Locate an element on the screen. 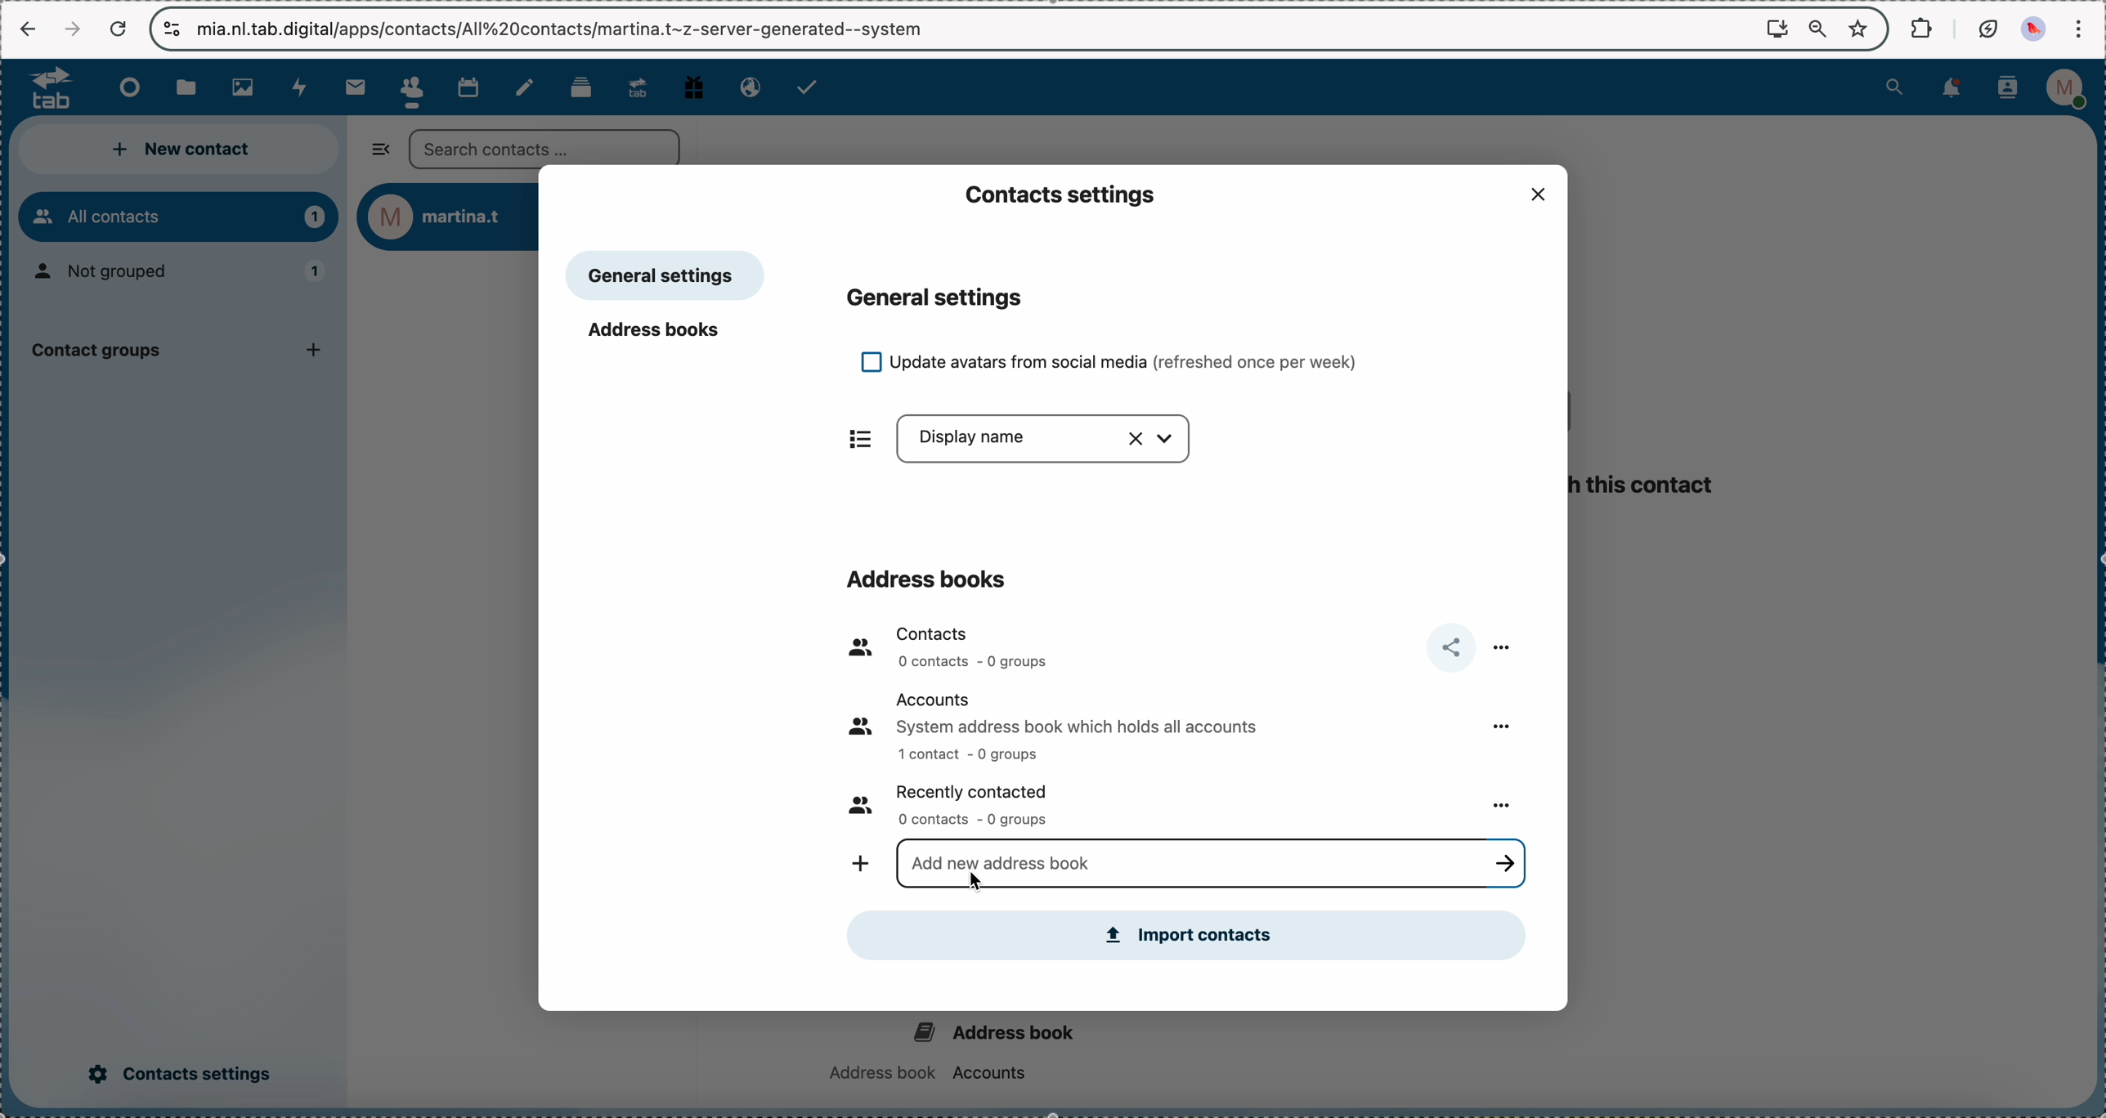  zoom out is located at coordinates (1817, 25).